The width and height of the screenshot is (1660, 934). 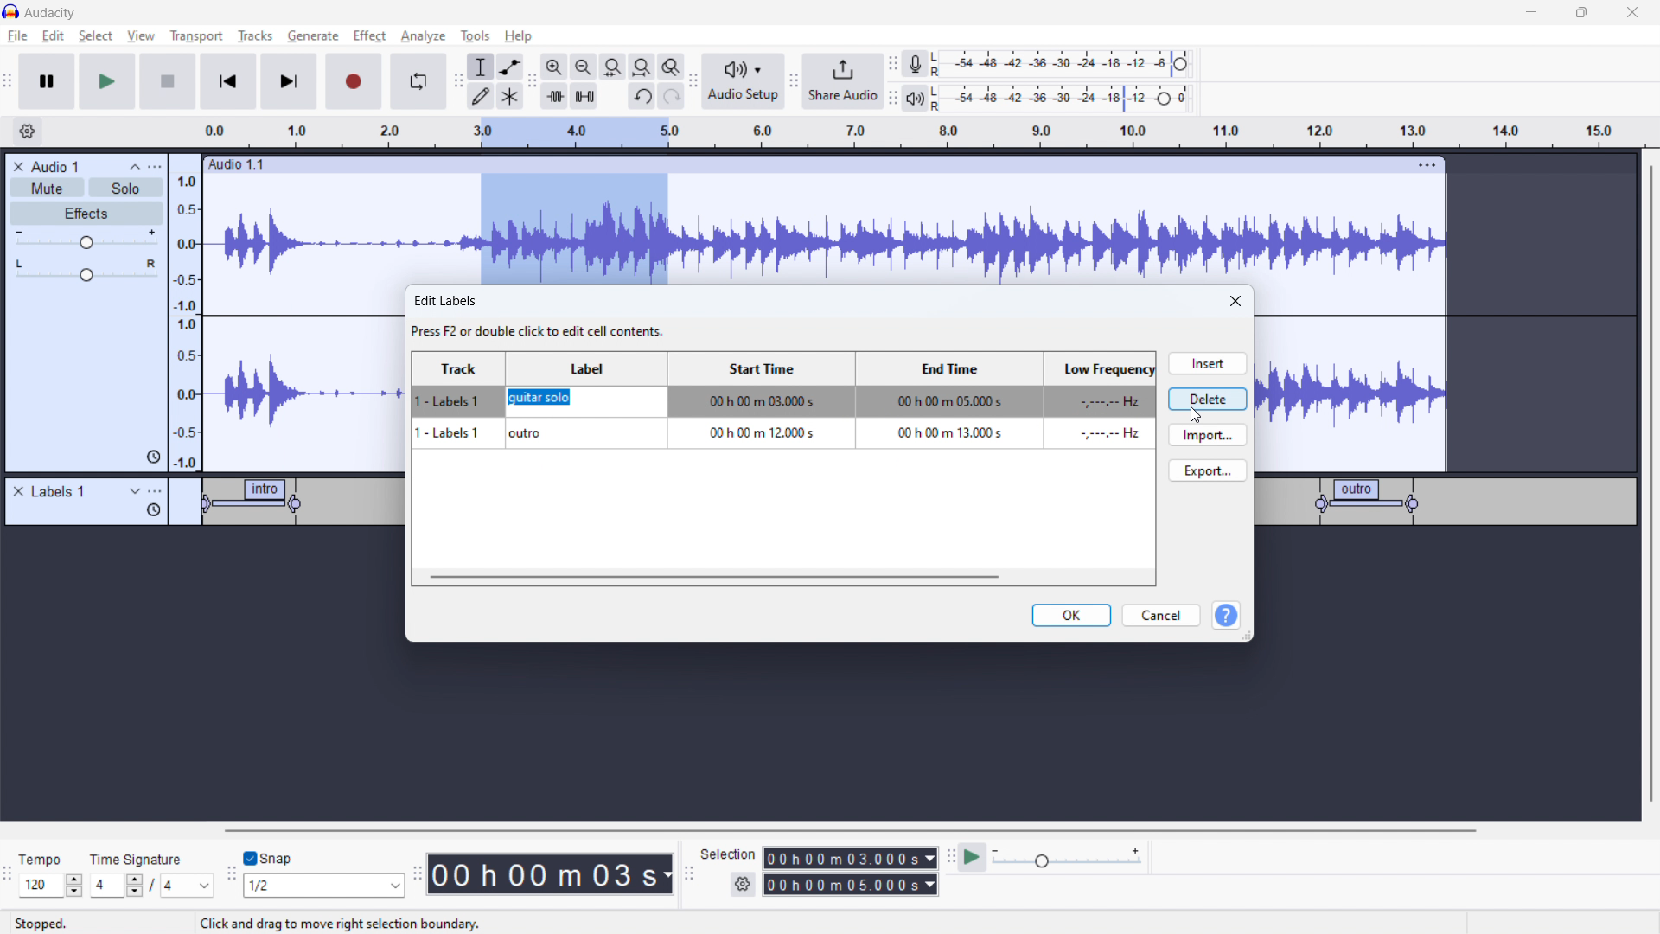 What do you see at coordinates (60, 492) in the screenshot?
I see `labels` at bounding box center [60, 492].